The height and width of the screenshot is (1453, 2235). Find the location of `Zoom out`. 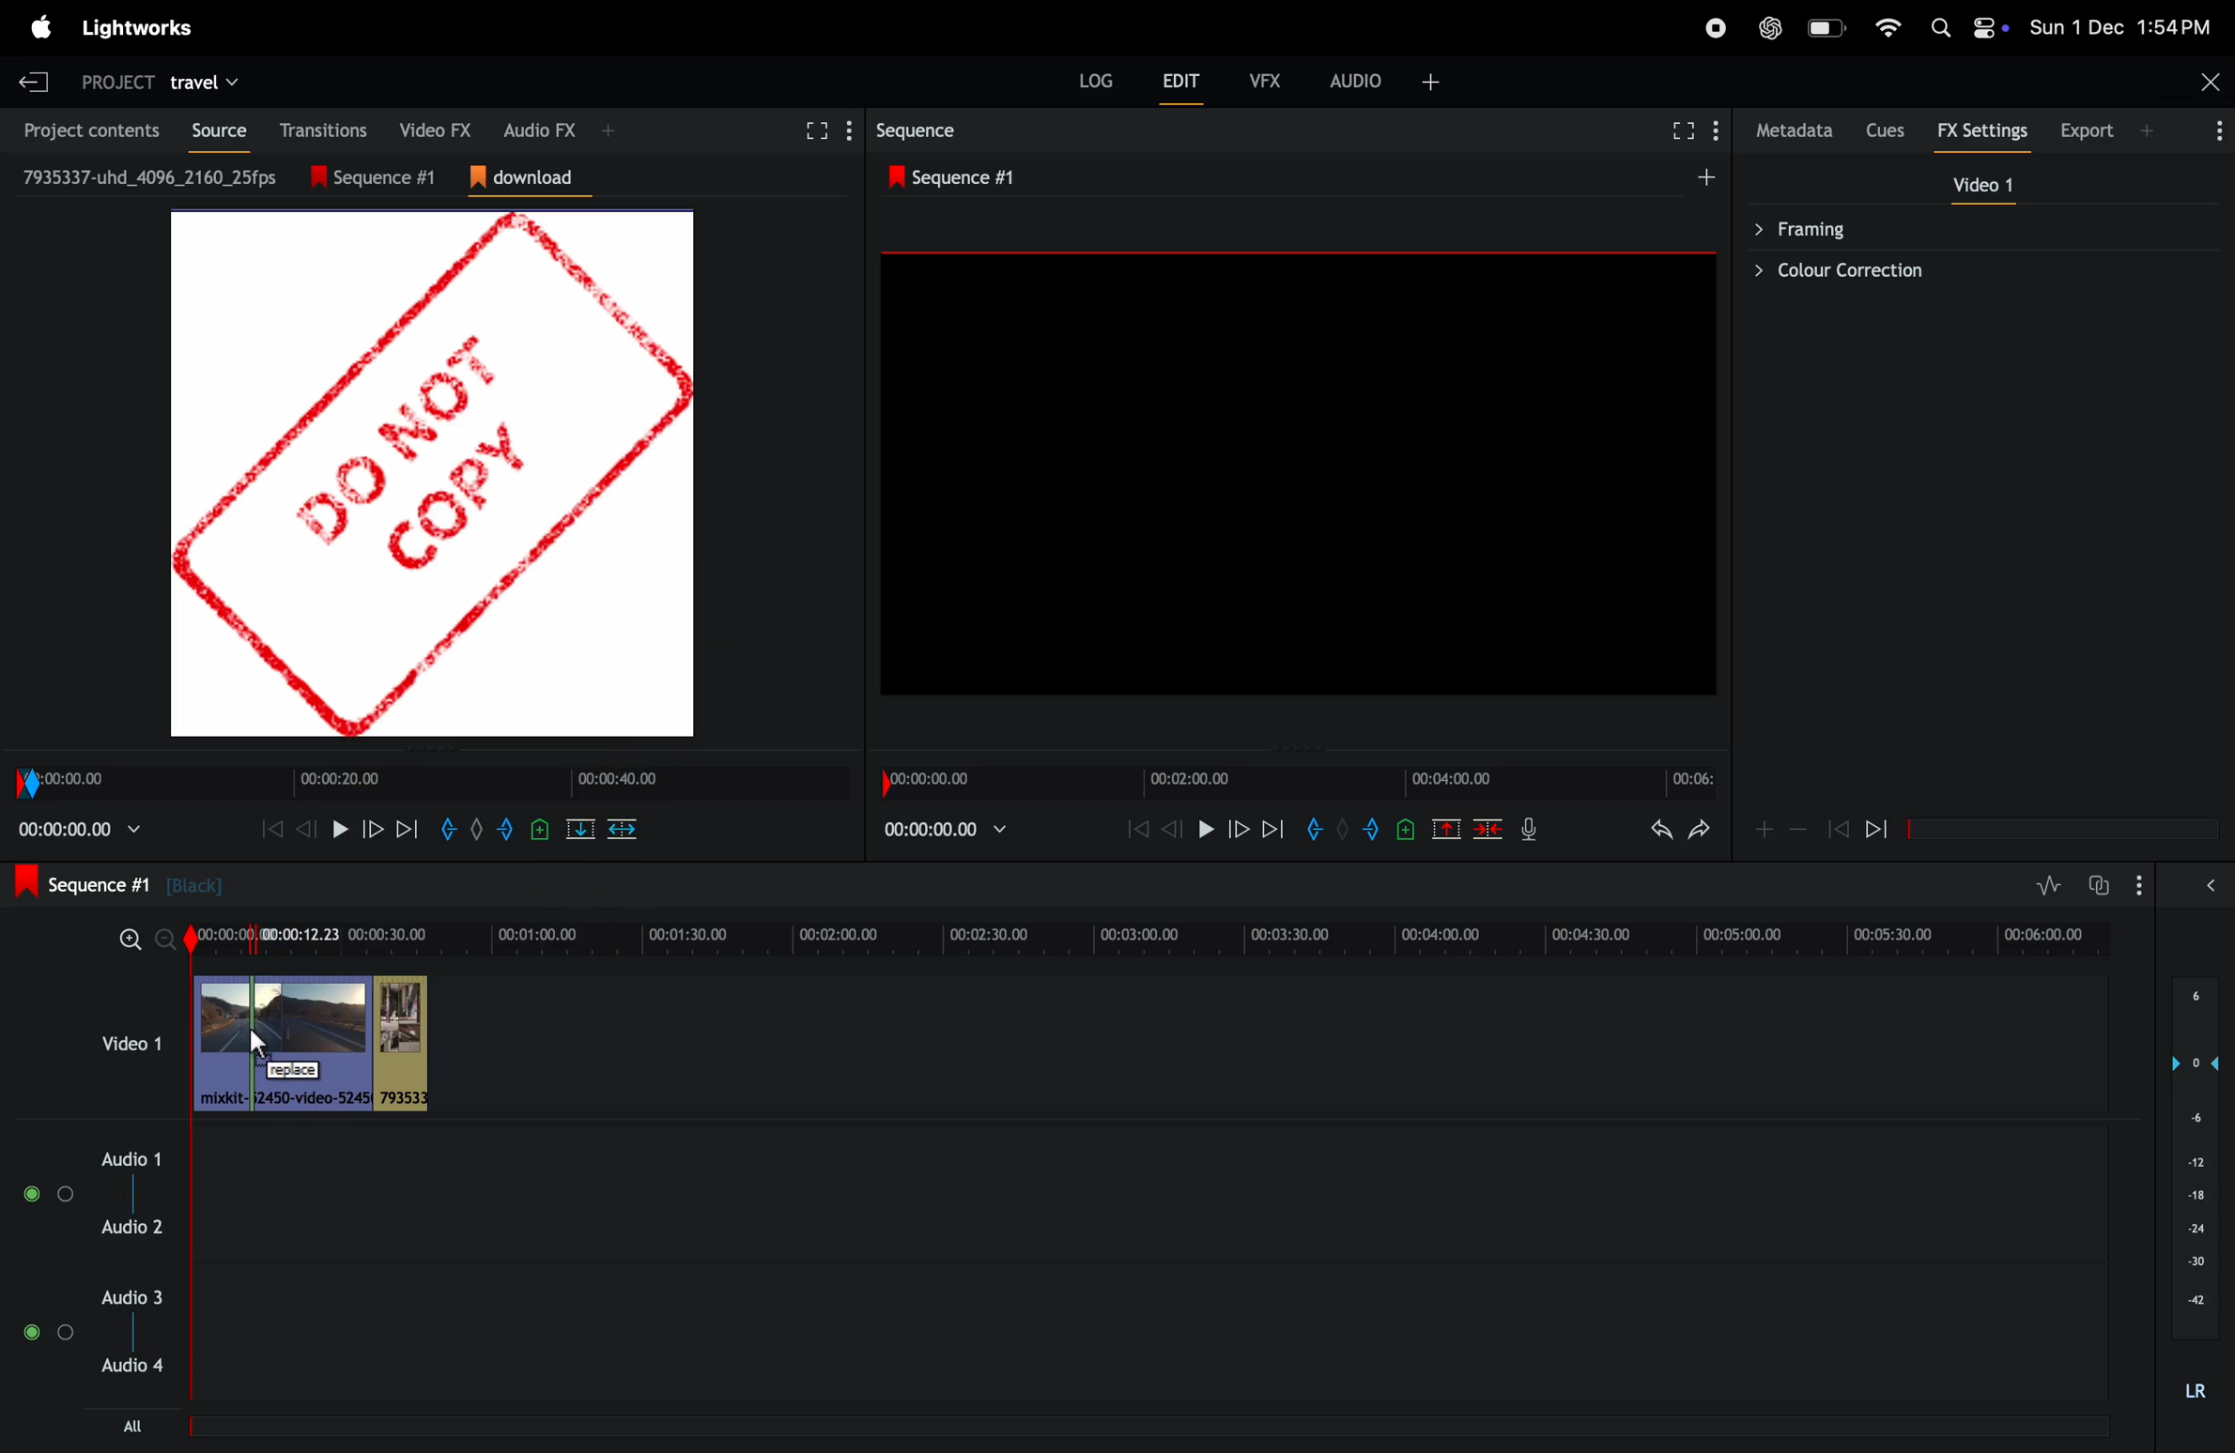

Zoom out is located at coordinates (164, 940).